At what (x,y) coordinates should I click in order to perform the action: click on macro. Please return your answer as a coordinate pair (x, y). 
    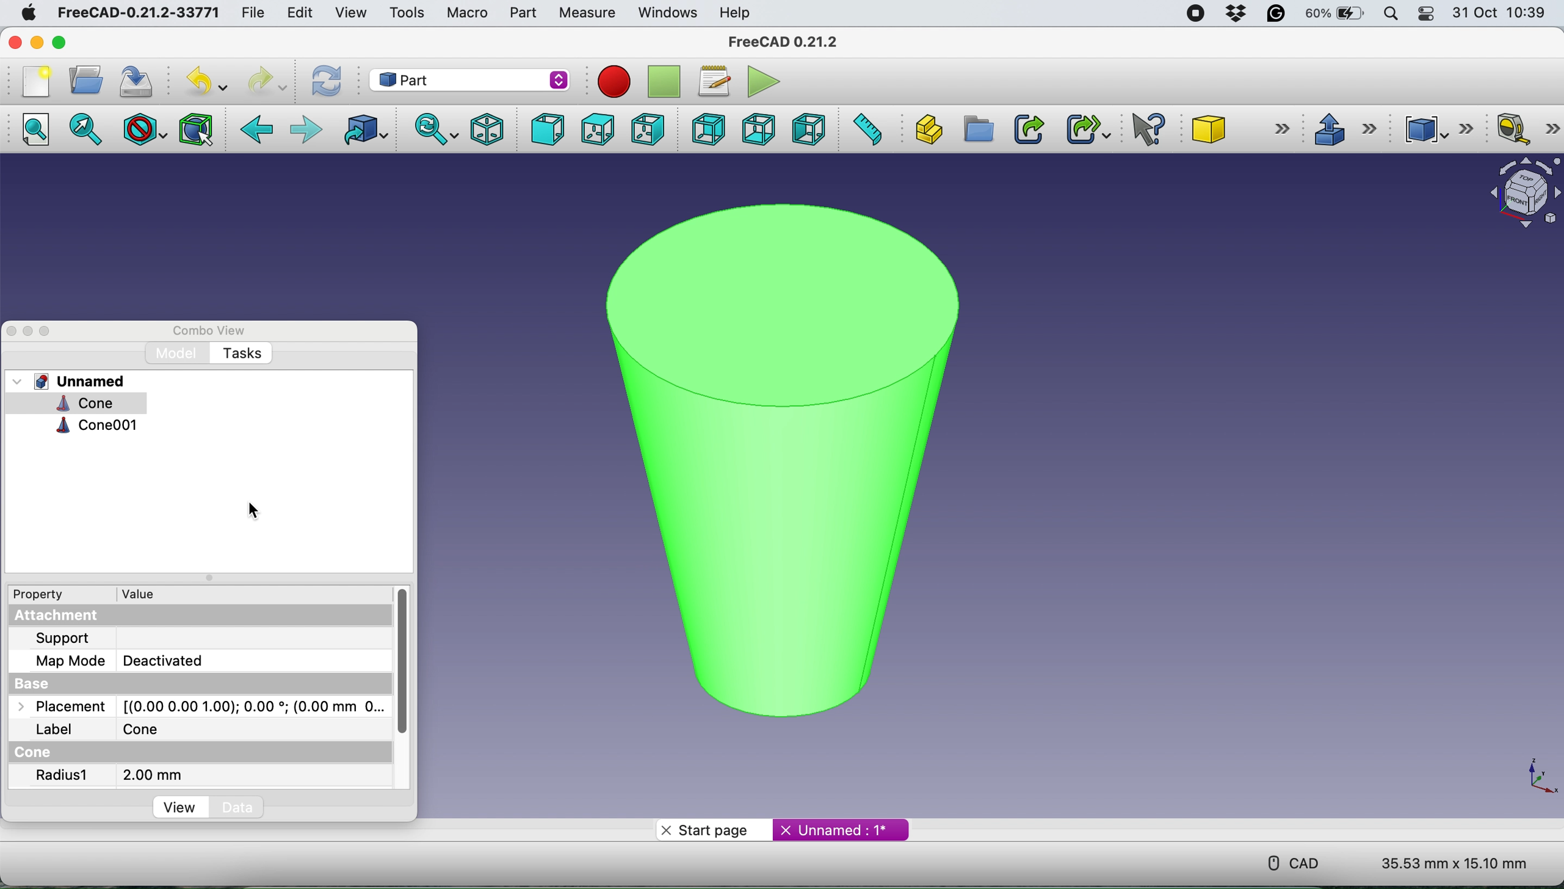
    Looking at the image, I should click on (466, 12).